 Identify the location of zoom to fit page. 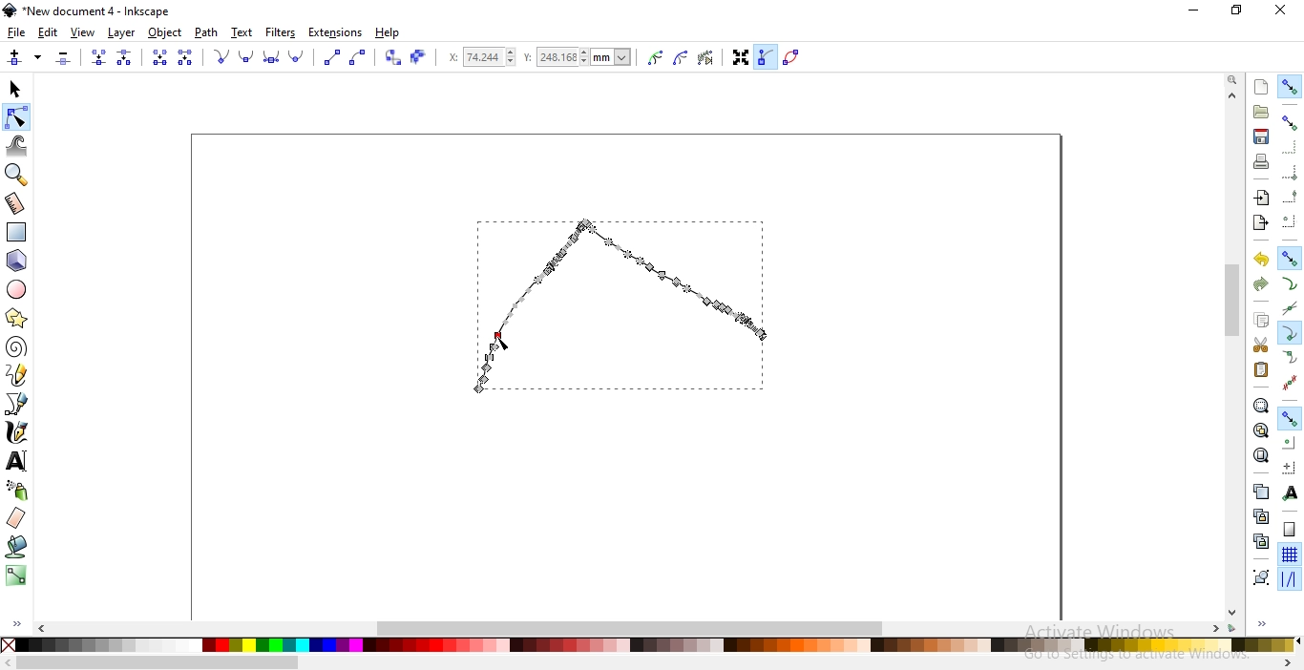
(1260, 455).